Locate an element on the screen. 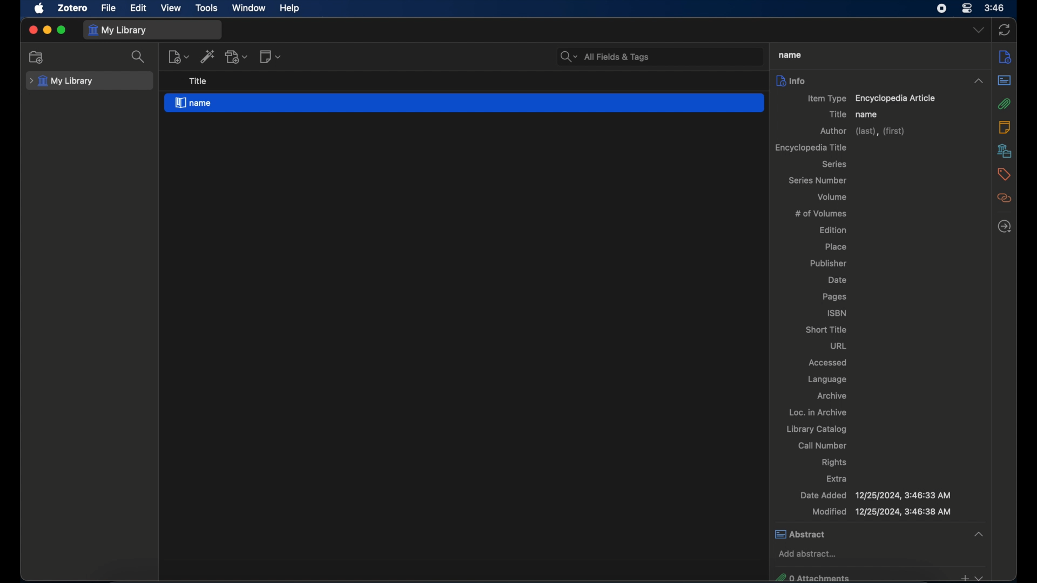 Image resolution: width=1037 pixels, height=583 pixels. date added is located at coordinates (875, 495).